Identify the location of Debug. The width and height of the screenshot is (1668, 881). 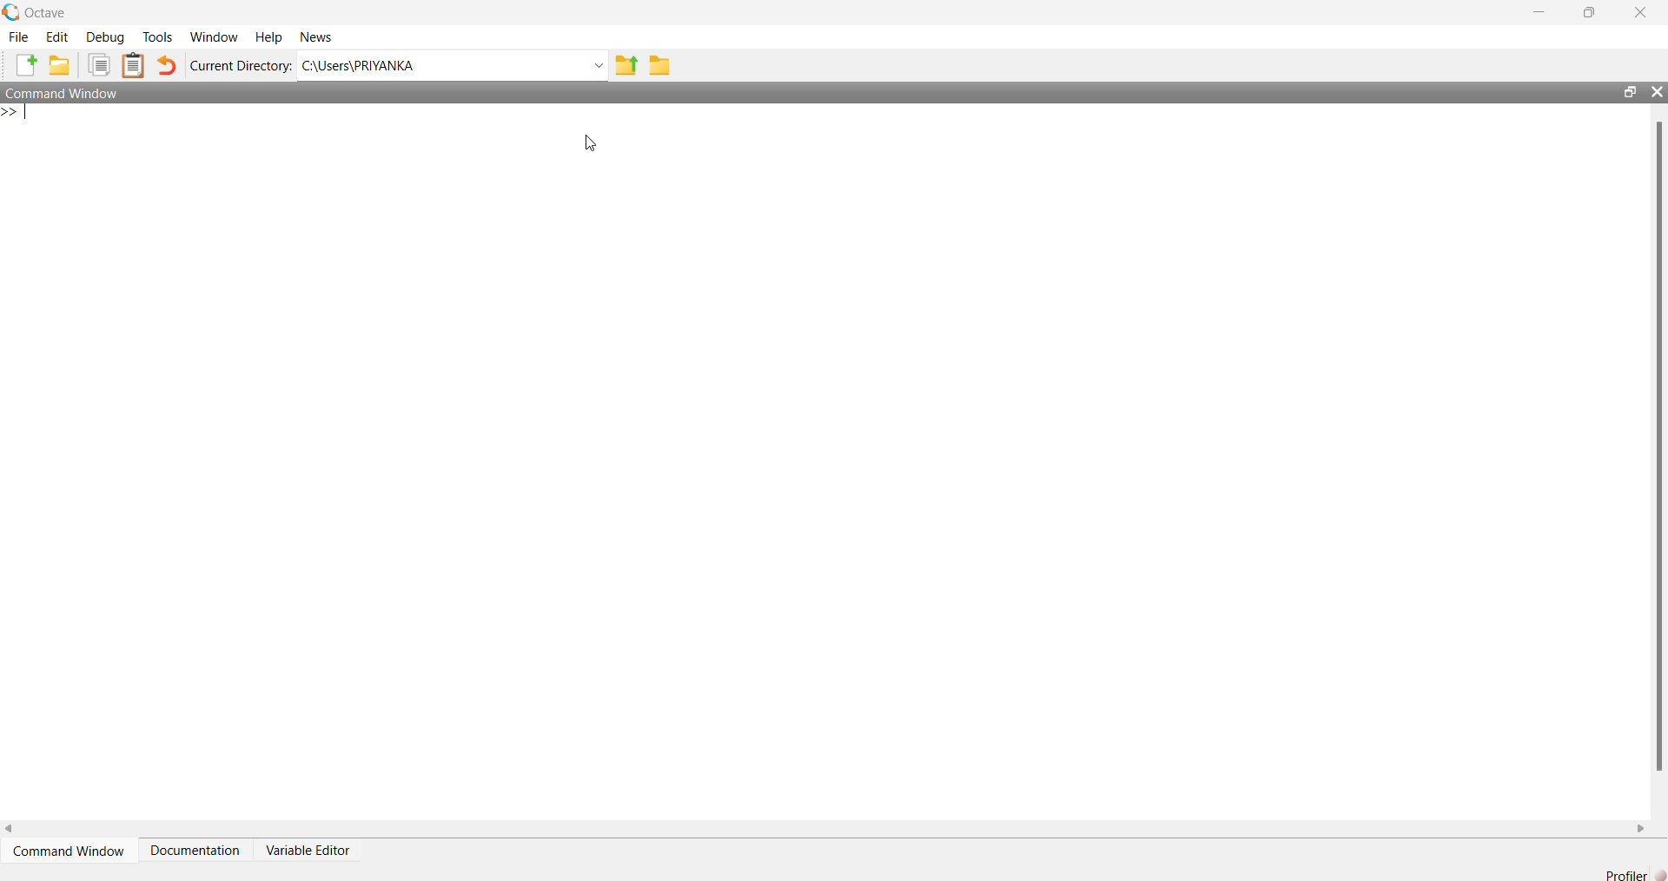
(106, 36).